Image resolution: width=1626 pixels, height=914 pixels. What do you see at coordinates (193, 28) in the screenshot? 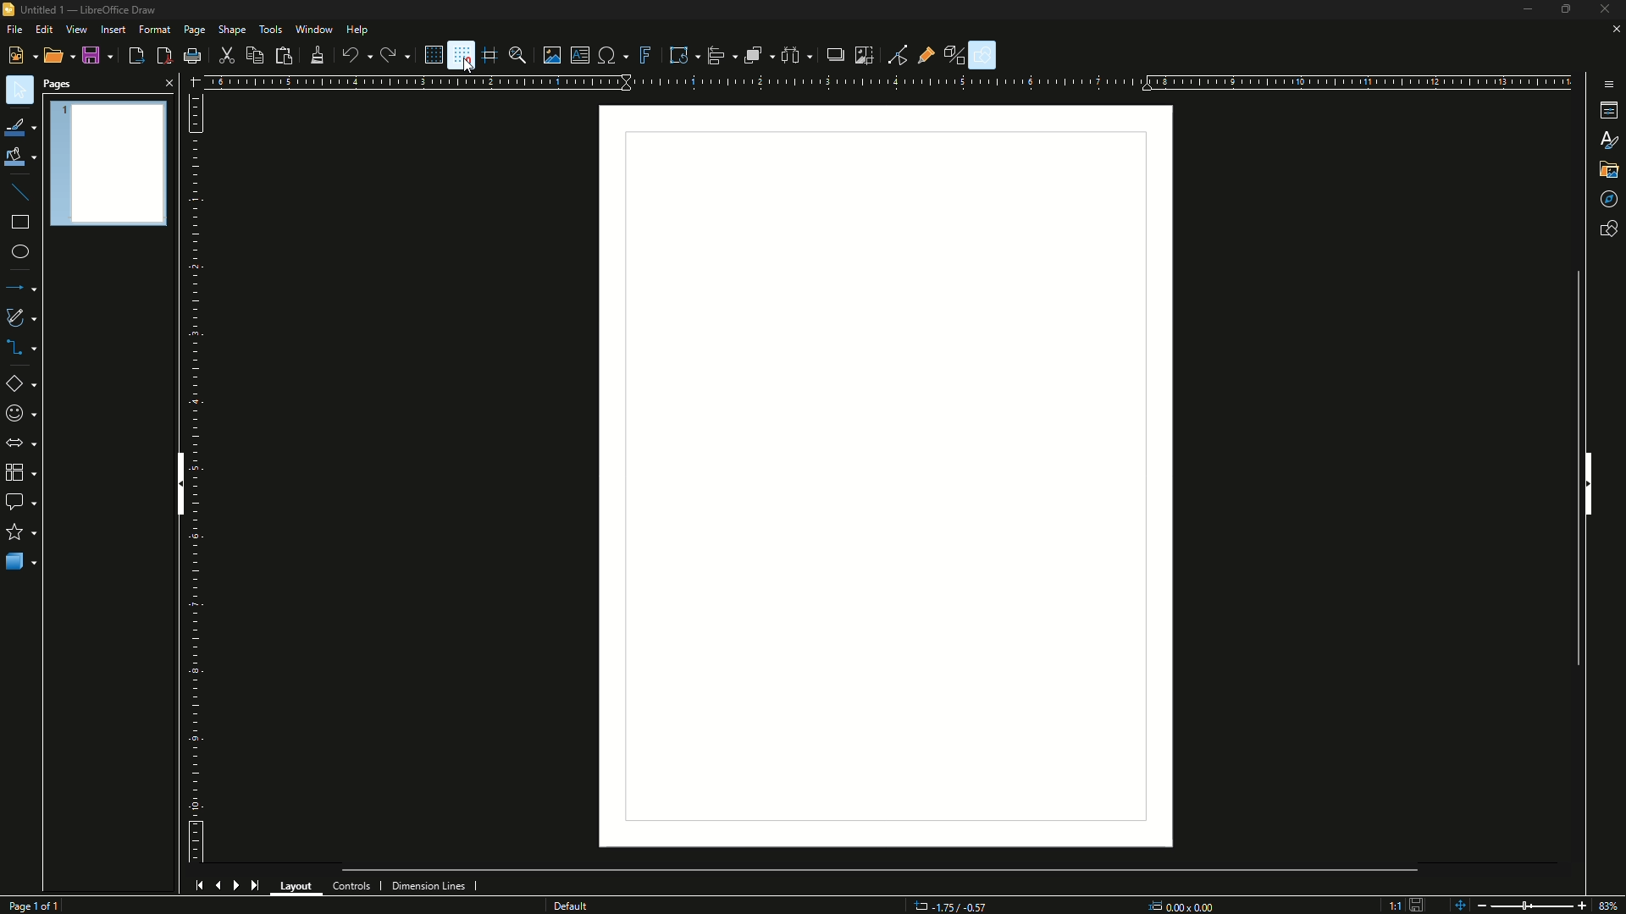
I see `Page` at bounding box center [193, 28].